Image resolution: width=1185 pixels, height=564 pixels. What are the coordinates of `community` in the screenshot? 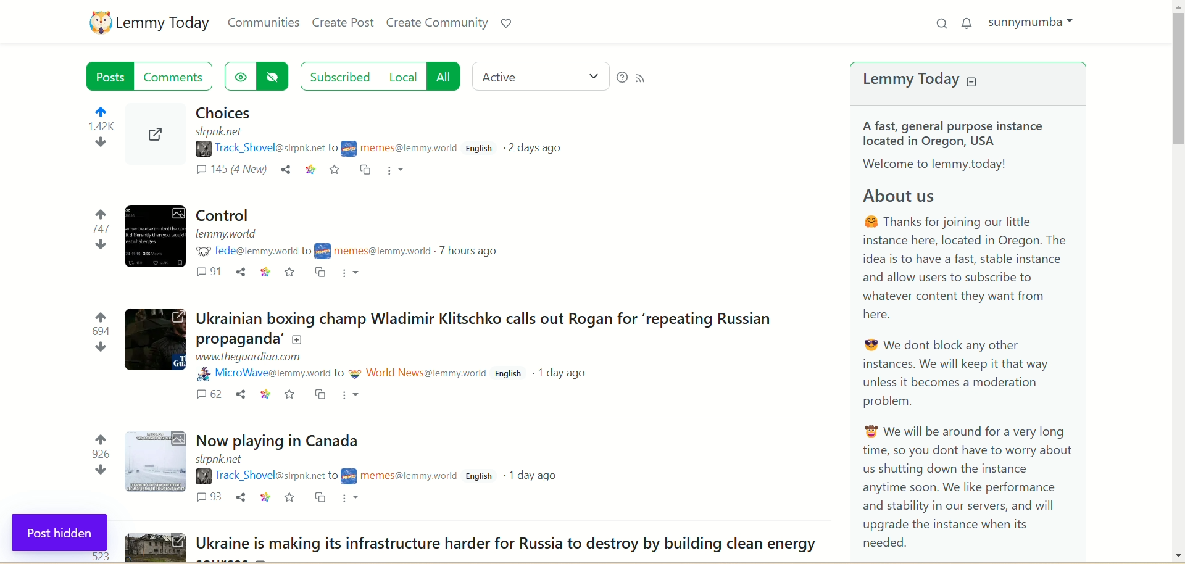 It's located at (377, 251).